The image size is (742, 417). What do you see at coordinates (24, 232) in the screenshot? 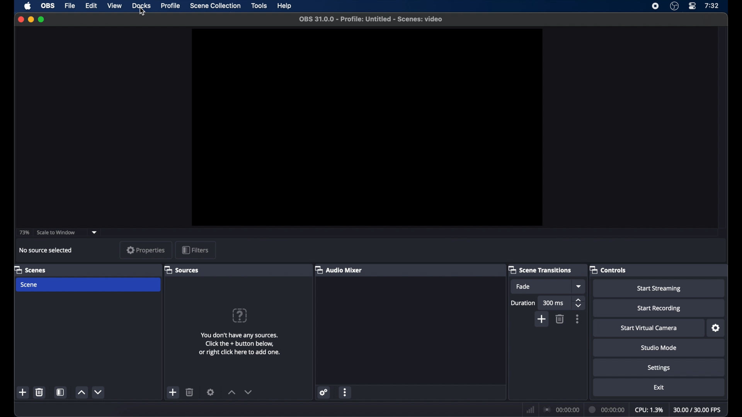
I see `73%` at bounding box center [24, 232].